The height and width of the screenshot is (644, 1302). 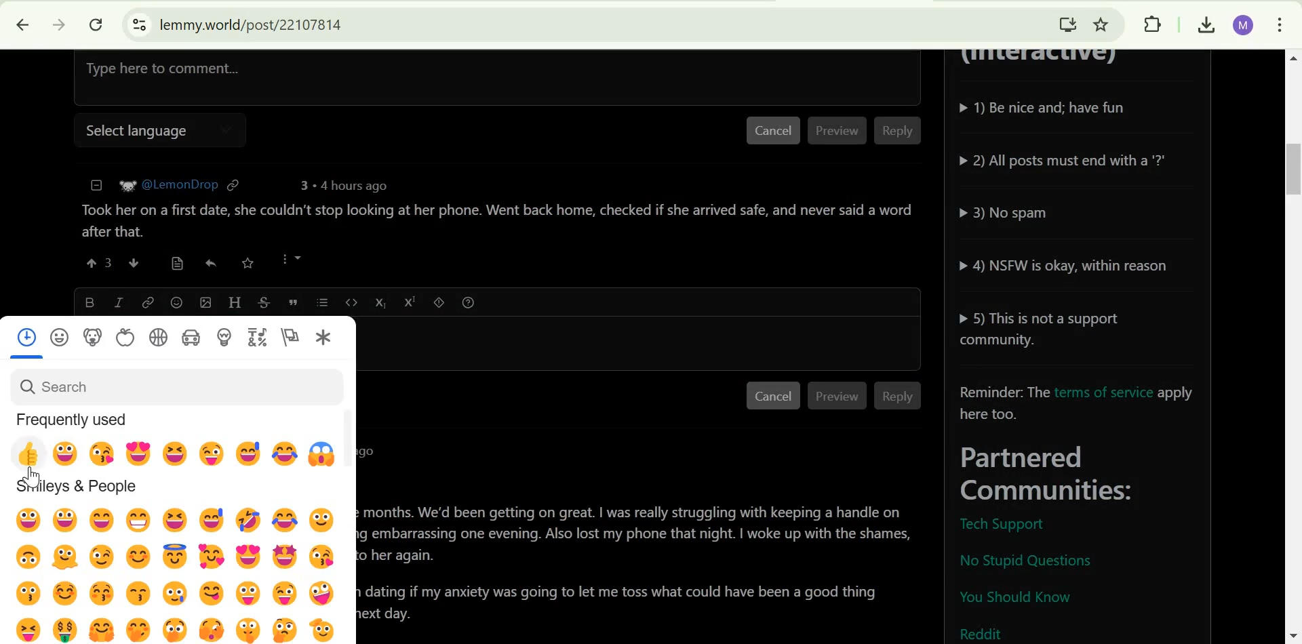 I want to click on View site information, so click(x=138, y=25).